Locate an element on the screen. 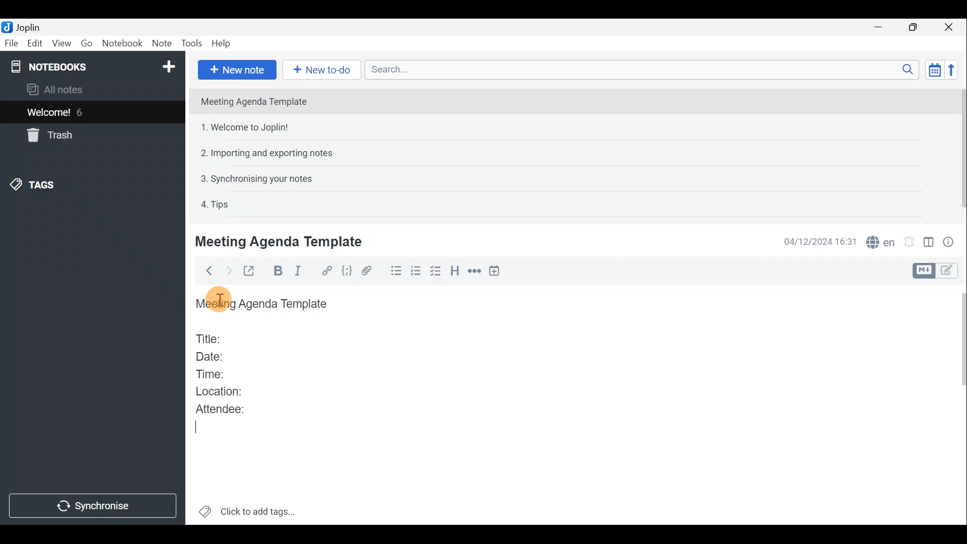  Note properties is located at coordinates (952, 241).